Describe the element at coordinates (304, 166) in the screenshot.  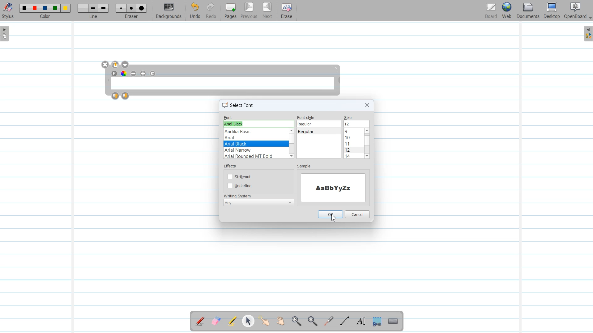
I see `sample` at that location.